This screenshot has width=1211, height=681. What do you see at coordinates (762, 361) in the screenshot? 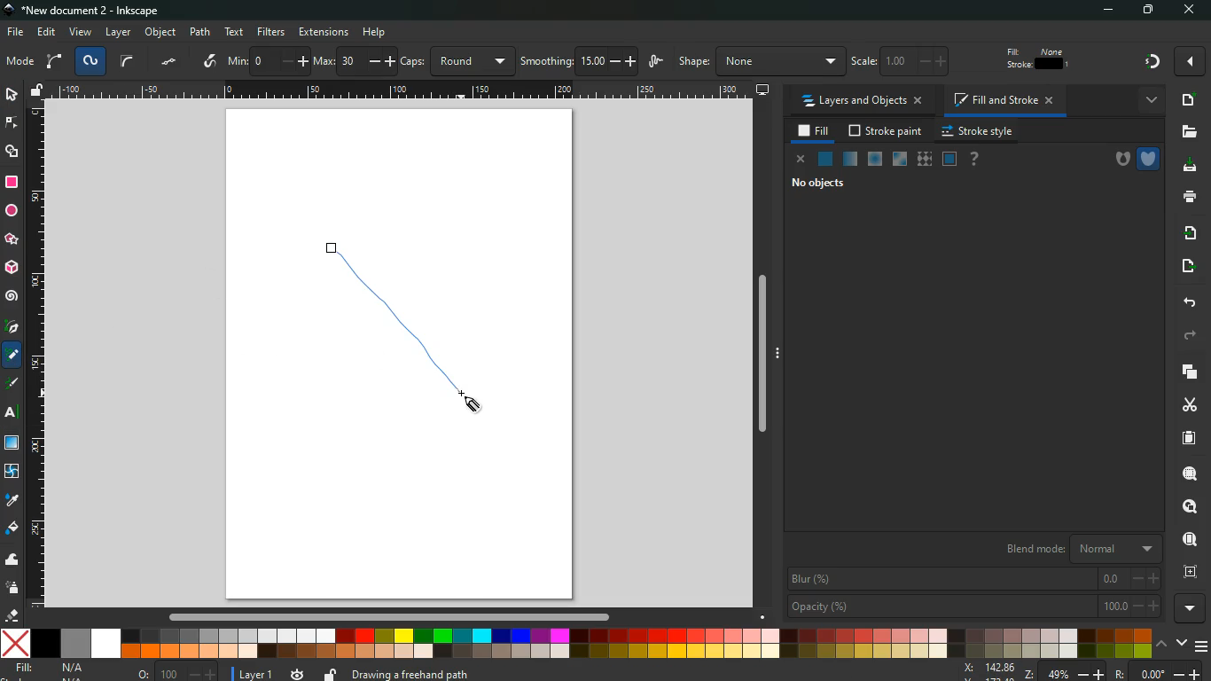
I see `` at bounding box center [762, 361].